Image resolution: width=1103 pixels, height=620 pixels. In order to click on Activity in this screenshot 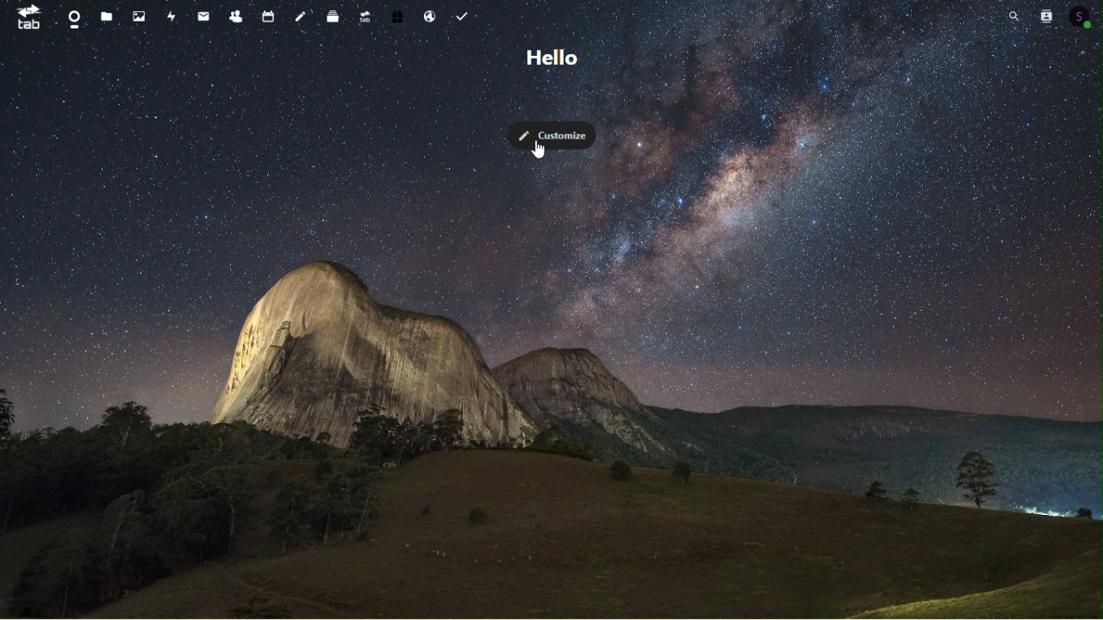, I will do `click(172, 16)`.